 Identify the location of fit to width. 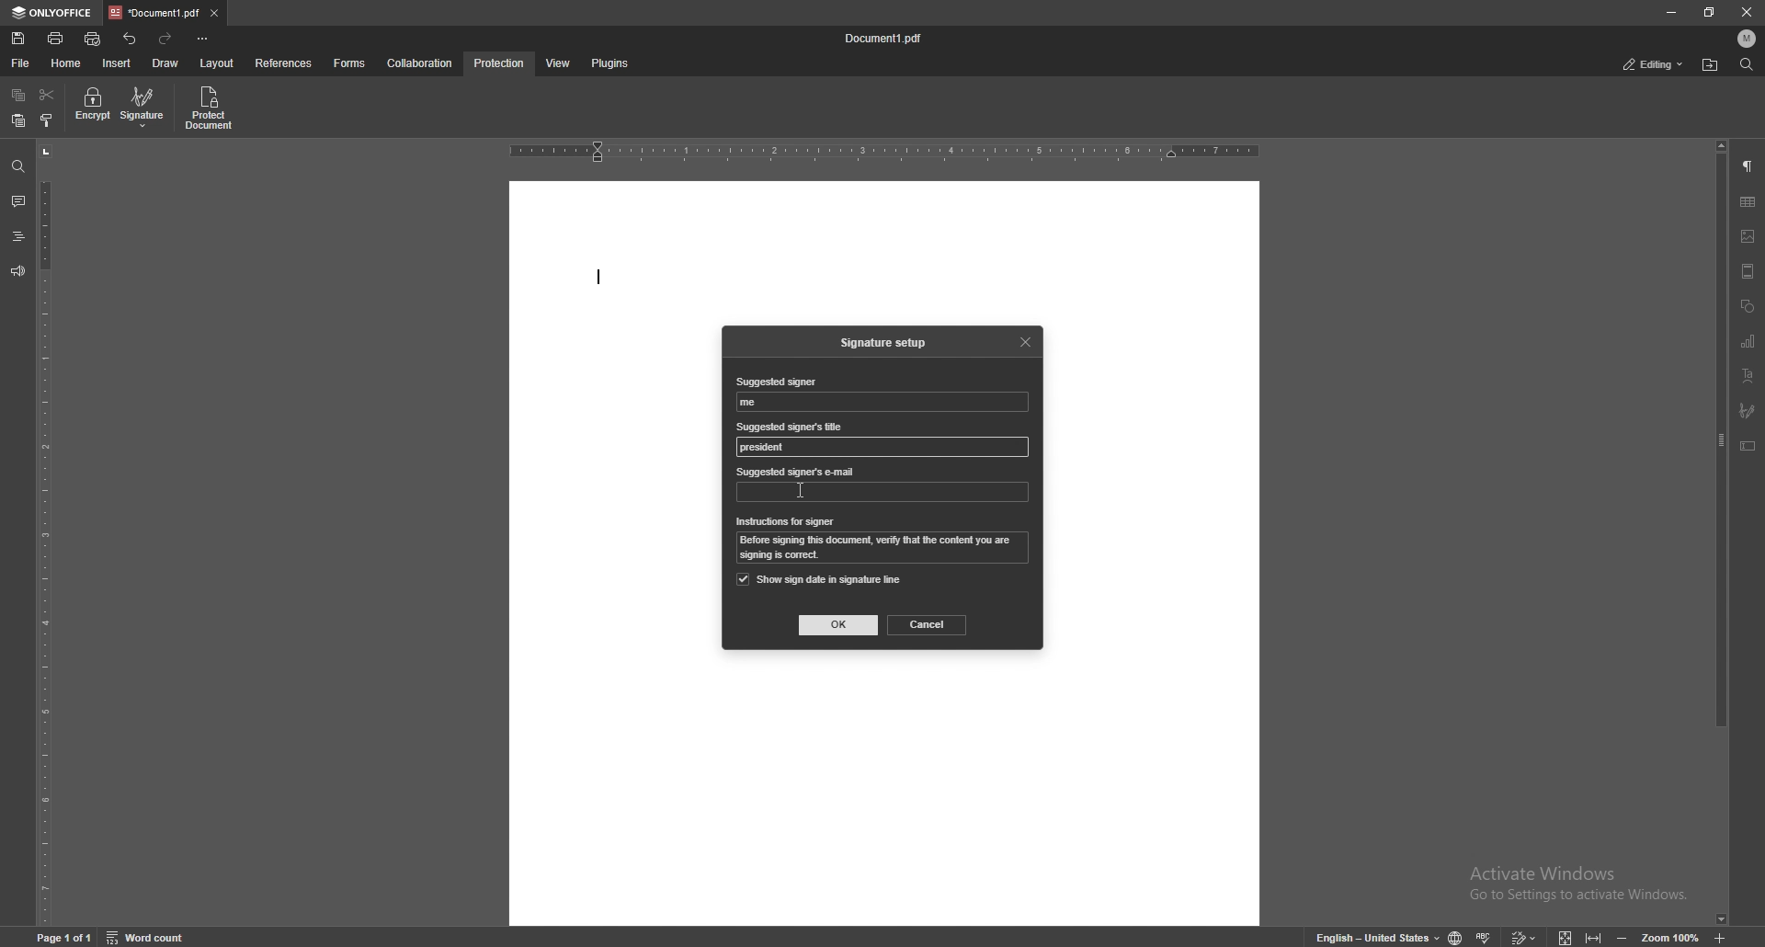
(1596, 934).